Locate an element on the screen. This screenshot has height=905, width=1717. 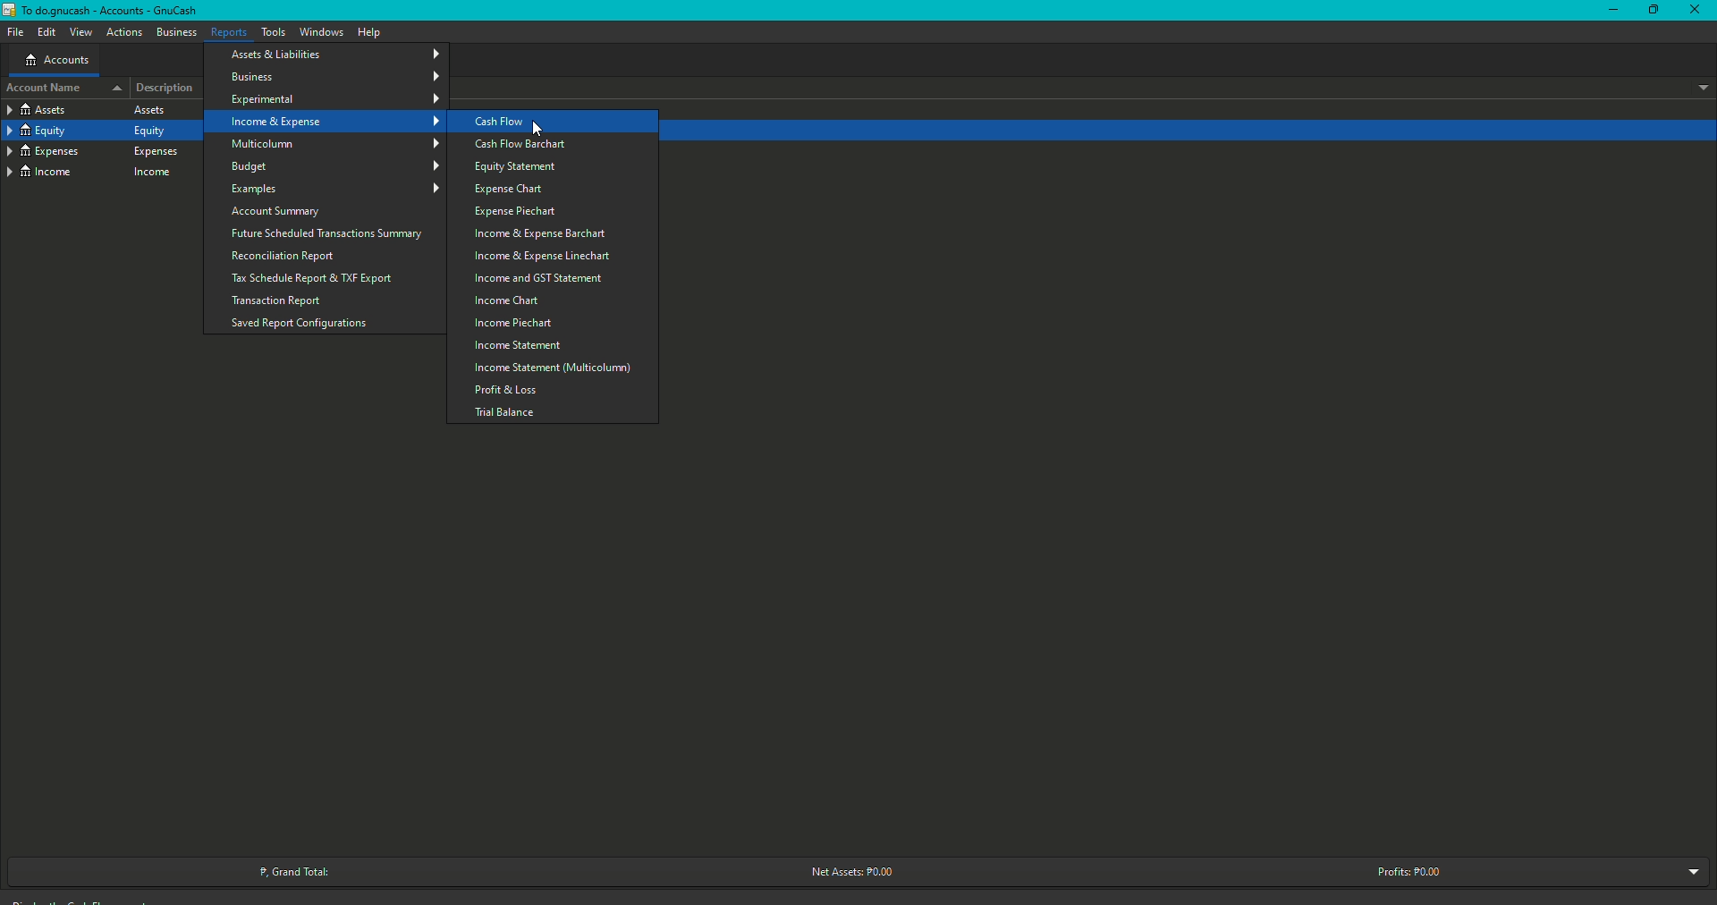
Assets and Liabilities is located at coordinates (337, 54).